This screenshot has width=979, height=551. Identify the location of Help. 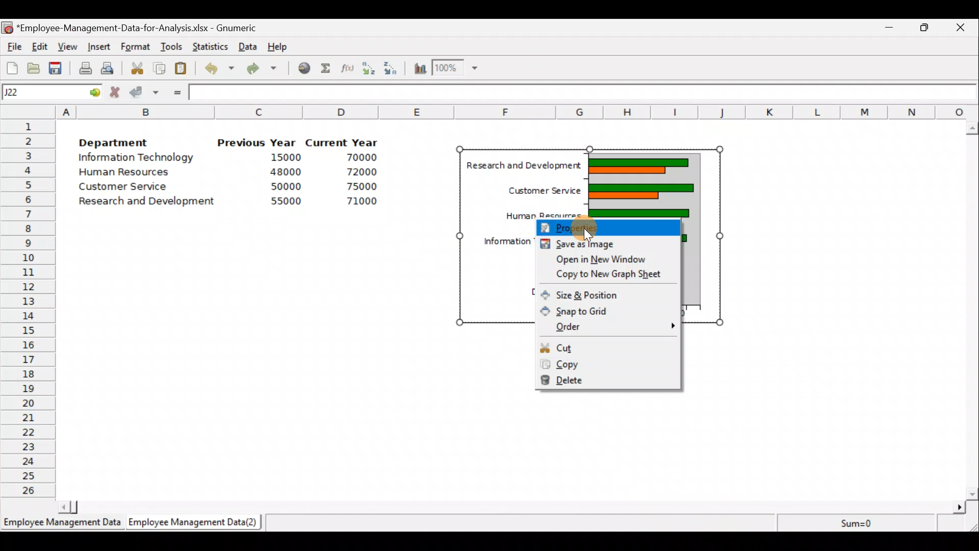
(278, 44).